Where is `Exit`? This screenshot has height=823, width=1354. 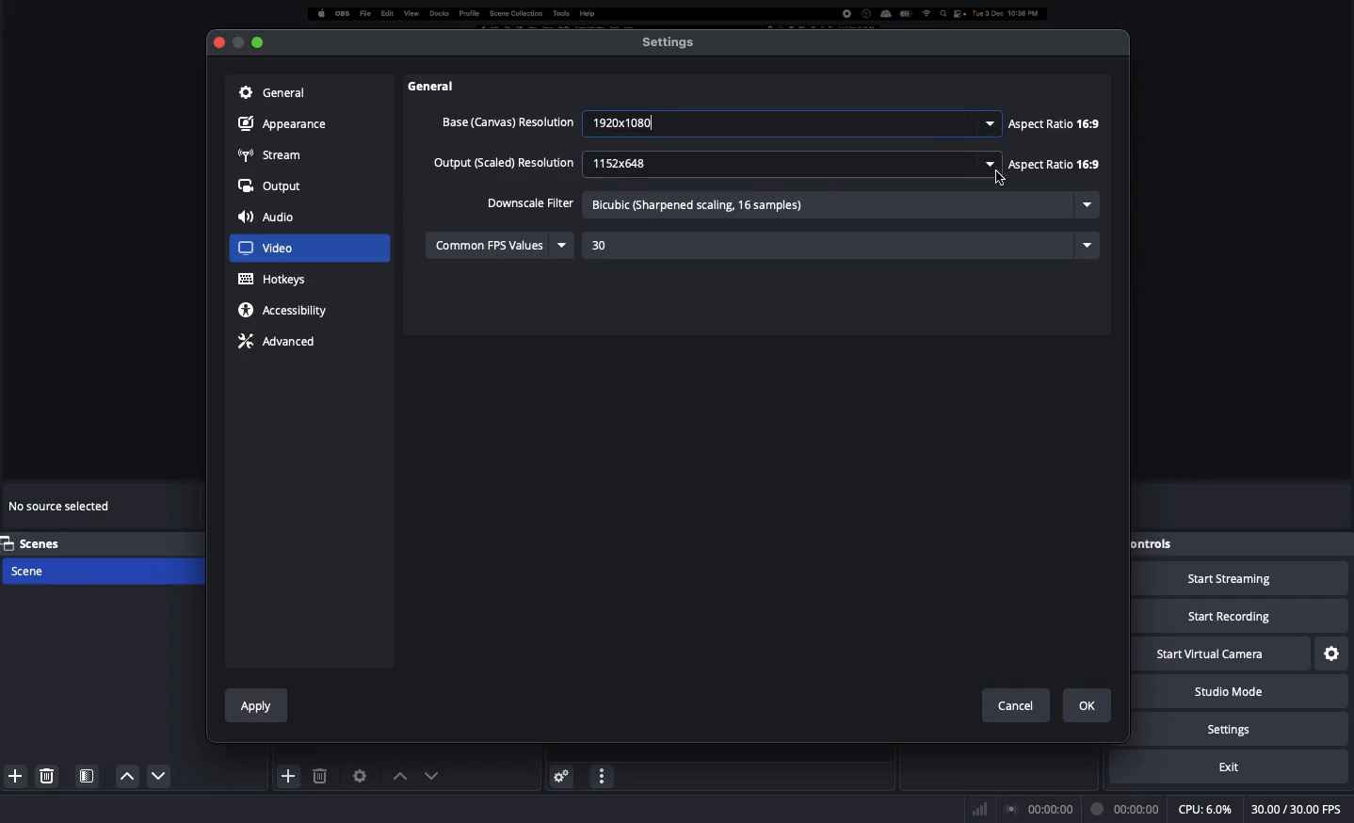 Exit is located at coordinates (1241, 767).